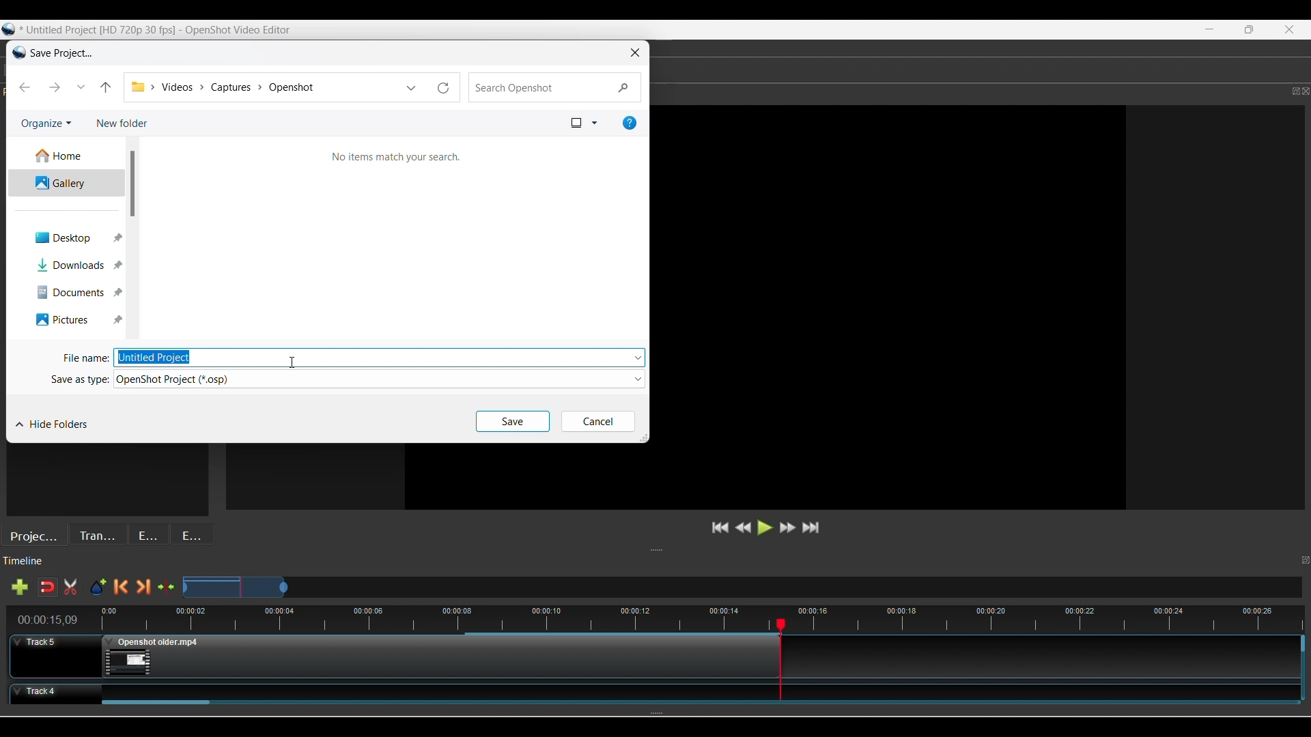 The image size is (1311, 737). Describe the element at coordinates (16, 53) in the screenshot. I see `Software logo` at that location.